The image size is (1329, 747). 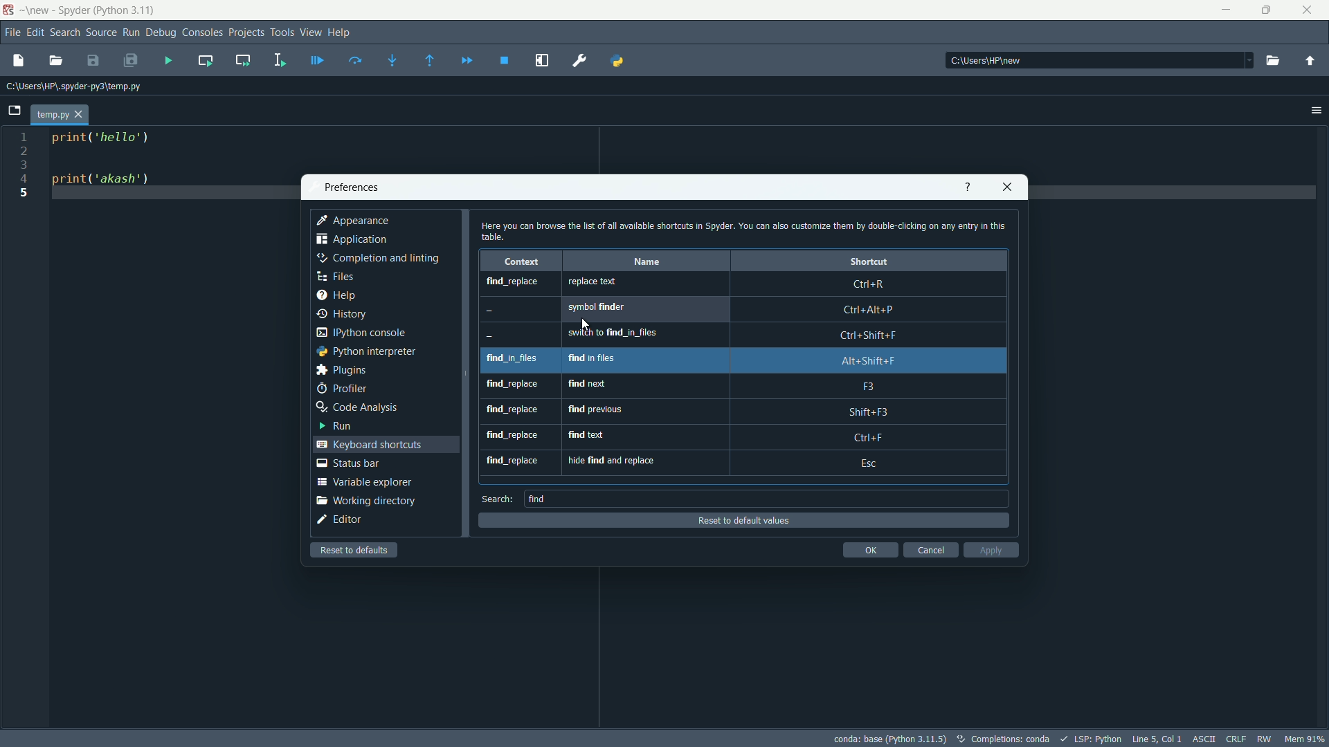 What do you see at coordinates (931, 551) in the screenshot?
I see `cancel` at bounding box center [931, 551].